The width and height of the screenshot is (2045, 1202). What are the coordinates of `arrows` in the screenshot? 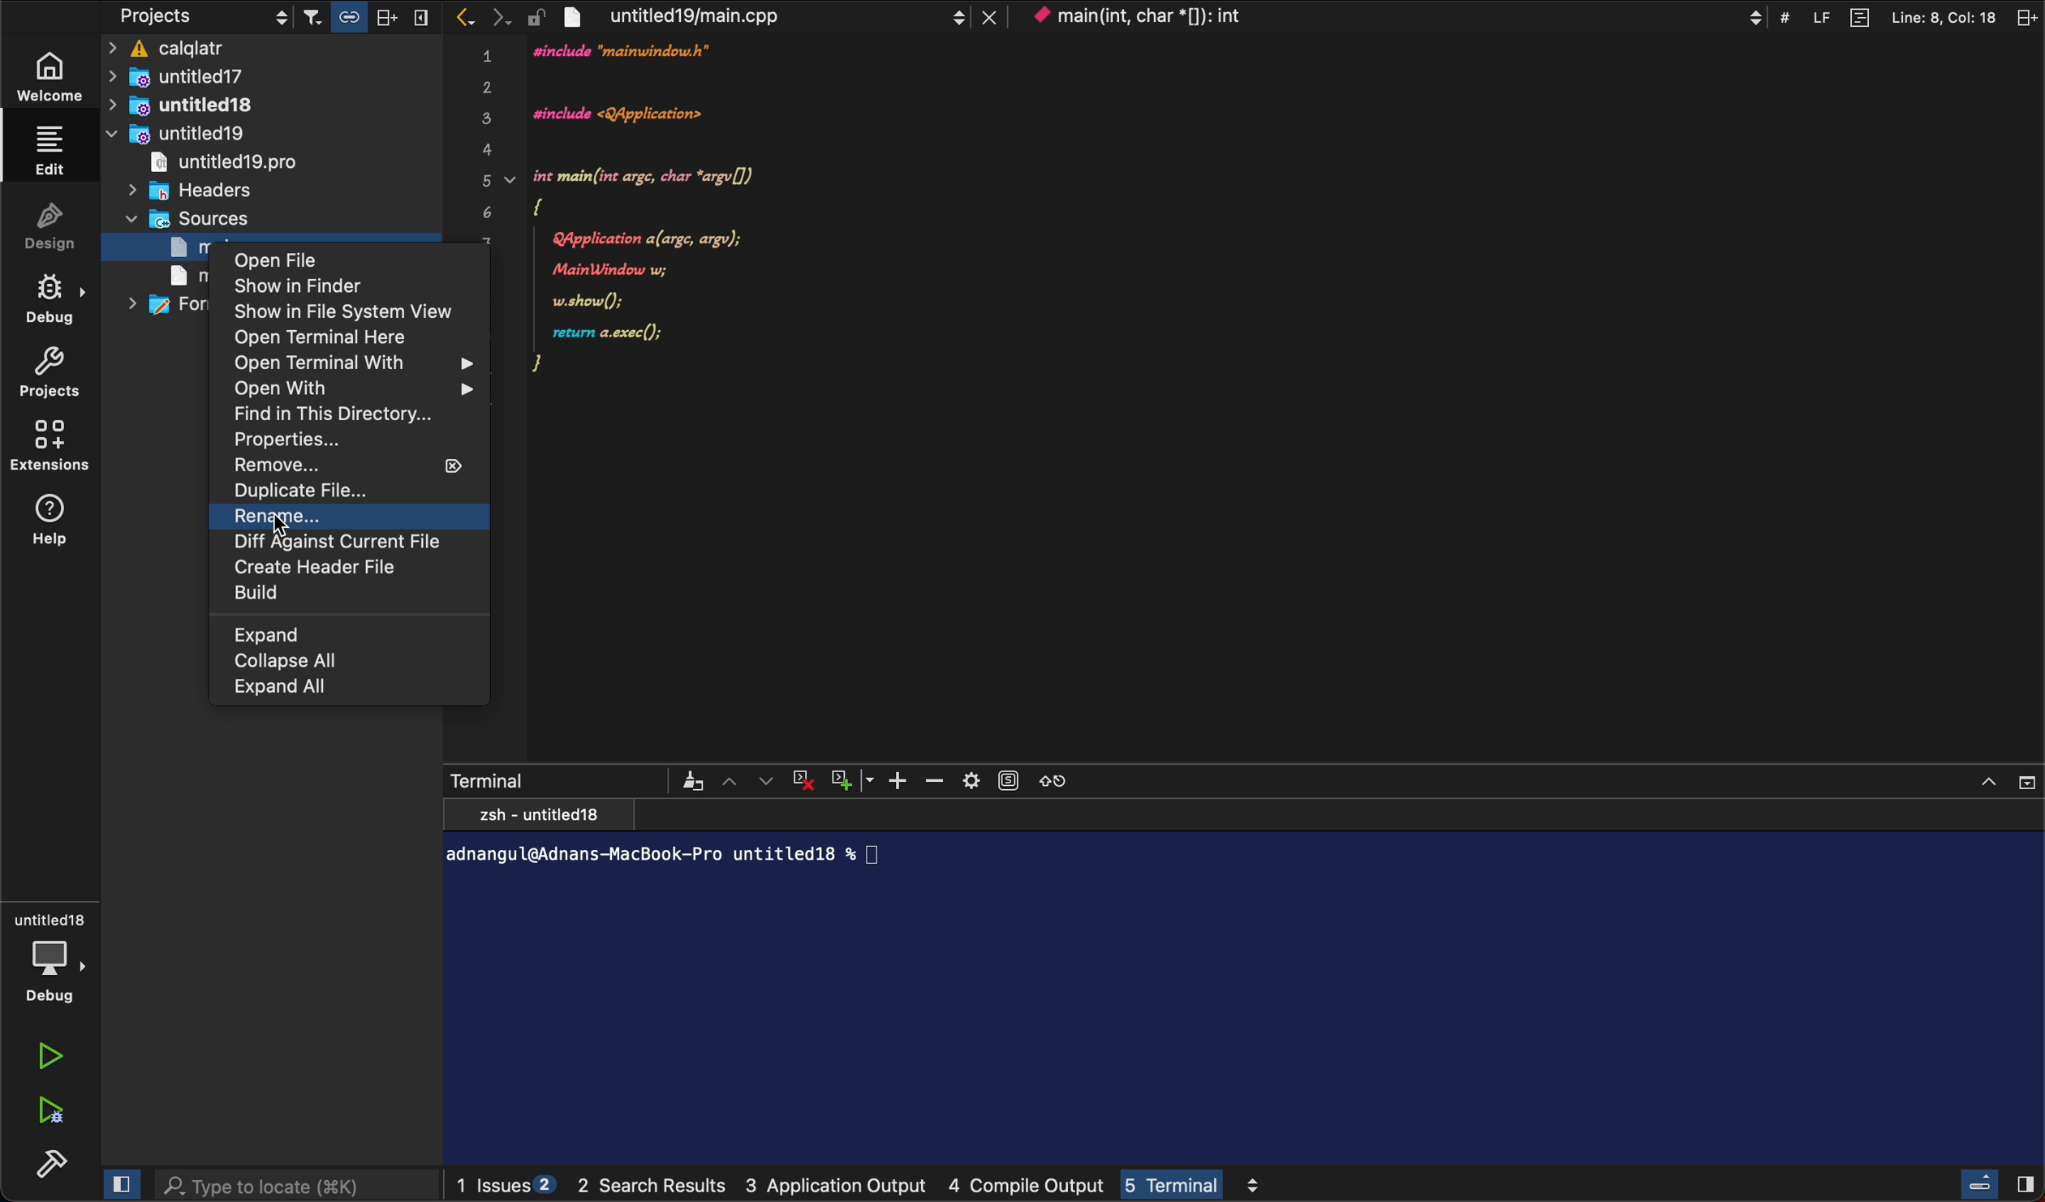 It's located at (480, 17).